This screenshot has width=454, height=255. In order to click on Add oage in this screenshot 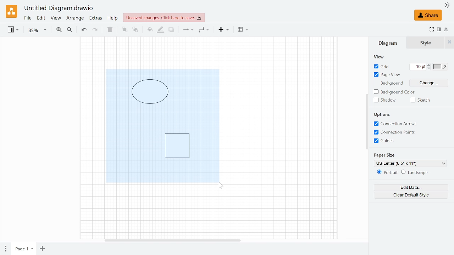, I will do `click(42, 249)`.